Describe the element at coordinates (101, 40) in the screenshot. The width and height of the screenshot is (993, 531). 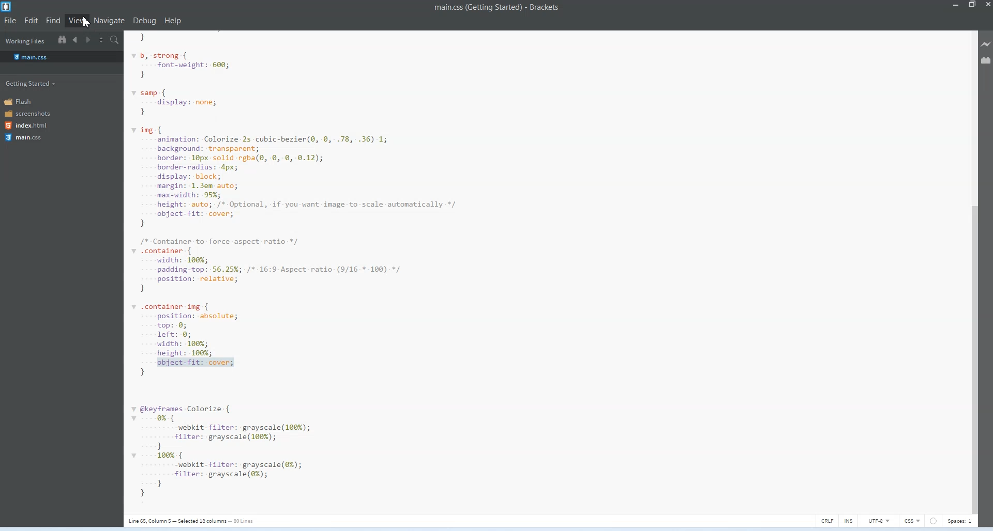
I see `Split the view vertically and Horizontally` at that location.